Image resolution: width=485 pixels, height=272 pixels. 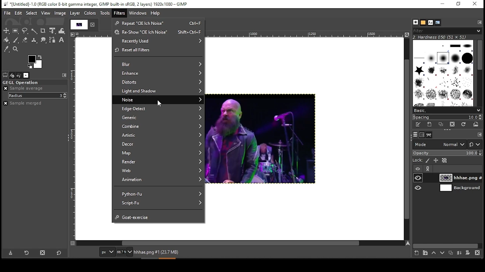 What do you see at coordinates (42, 252) in the screenshot?
I see `delete tool preset` at bounding box center [42, 252].